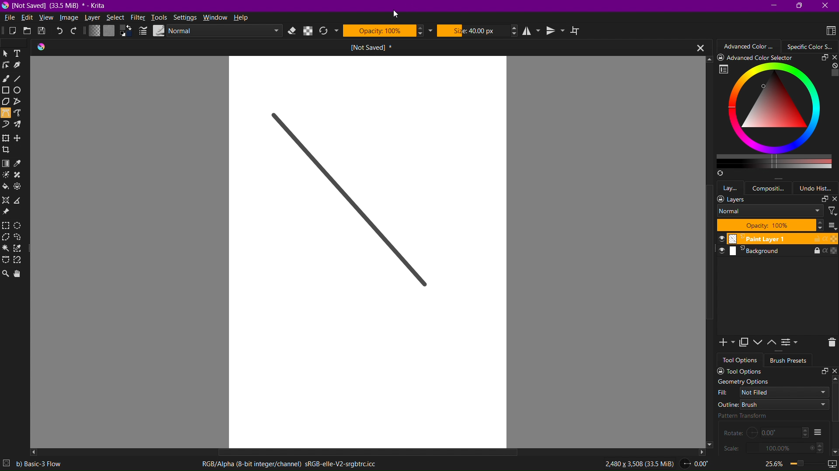 The image size is (839, 471). Describe the element at coordinates (22, 163) in the screenshot. I see `Sample a color` at that location.